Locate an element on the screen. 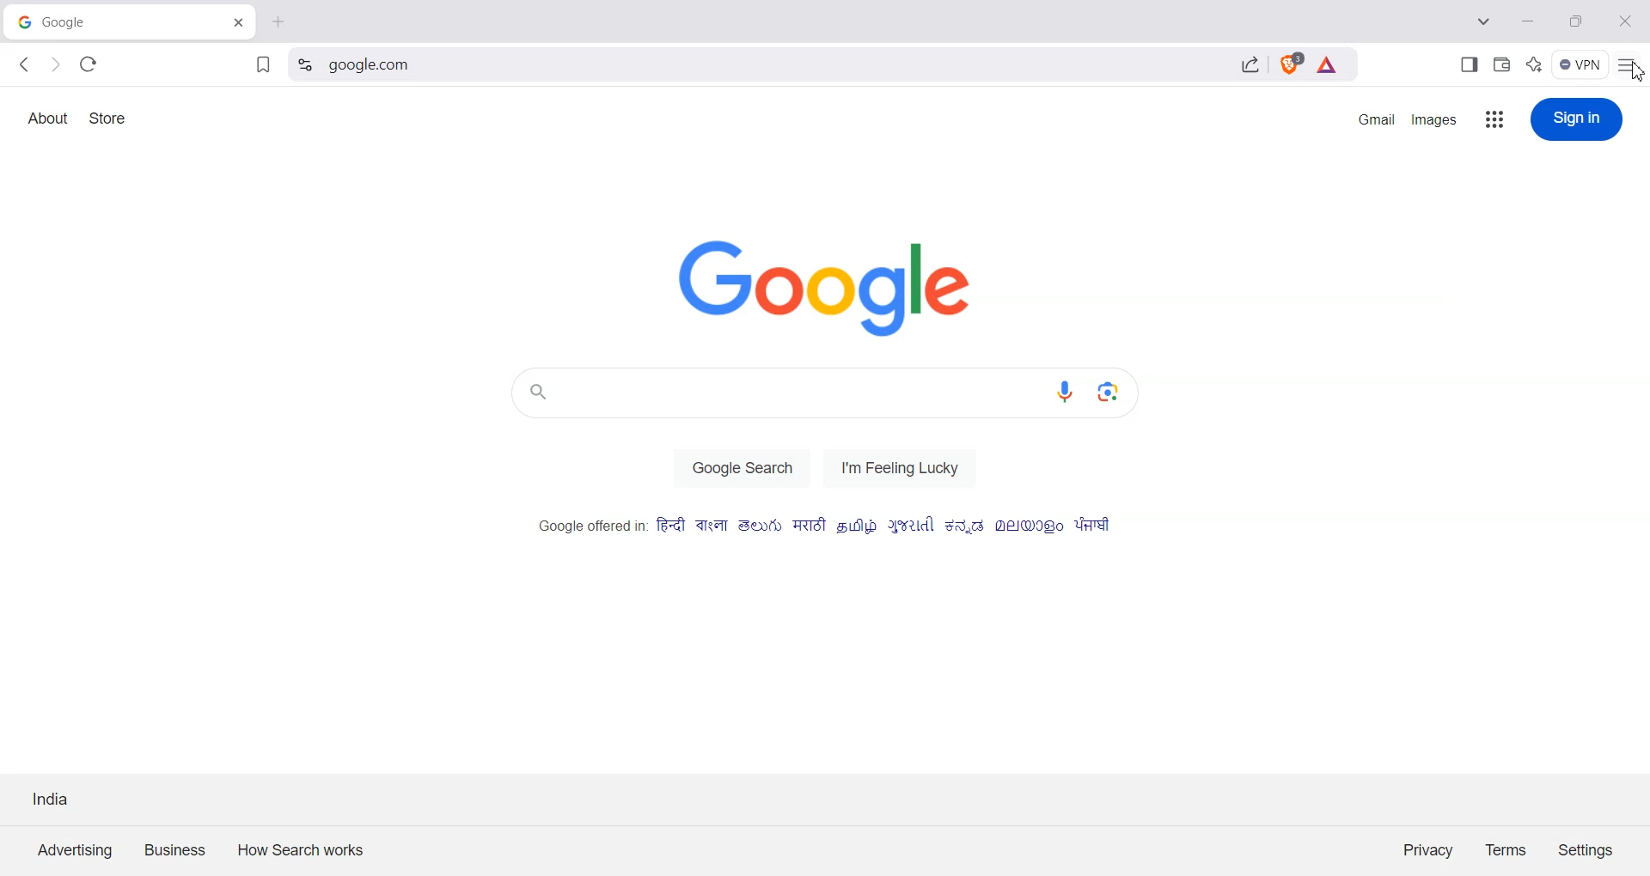 The height and width of the screenshot is (876, 1650). Share is located at coordinates (1250, 67).